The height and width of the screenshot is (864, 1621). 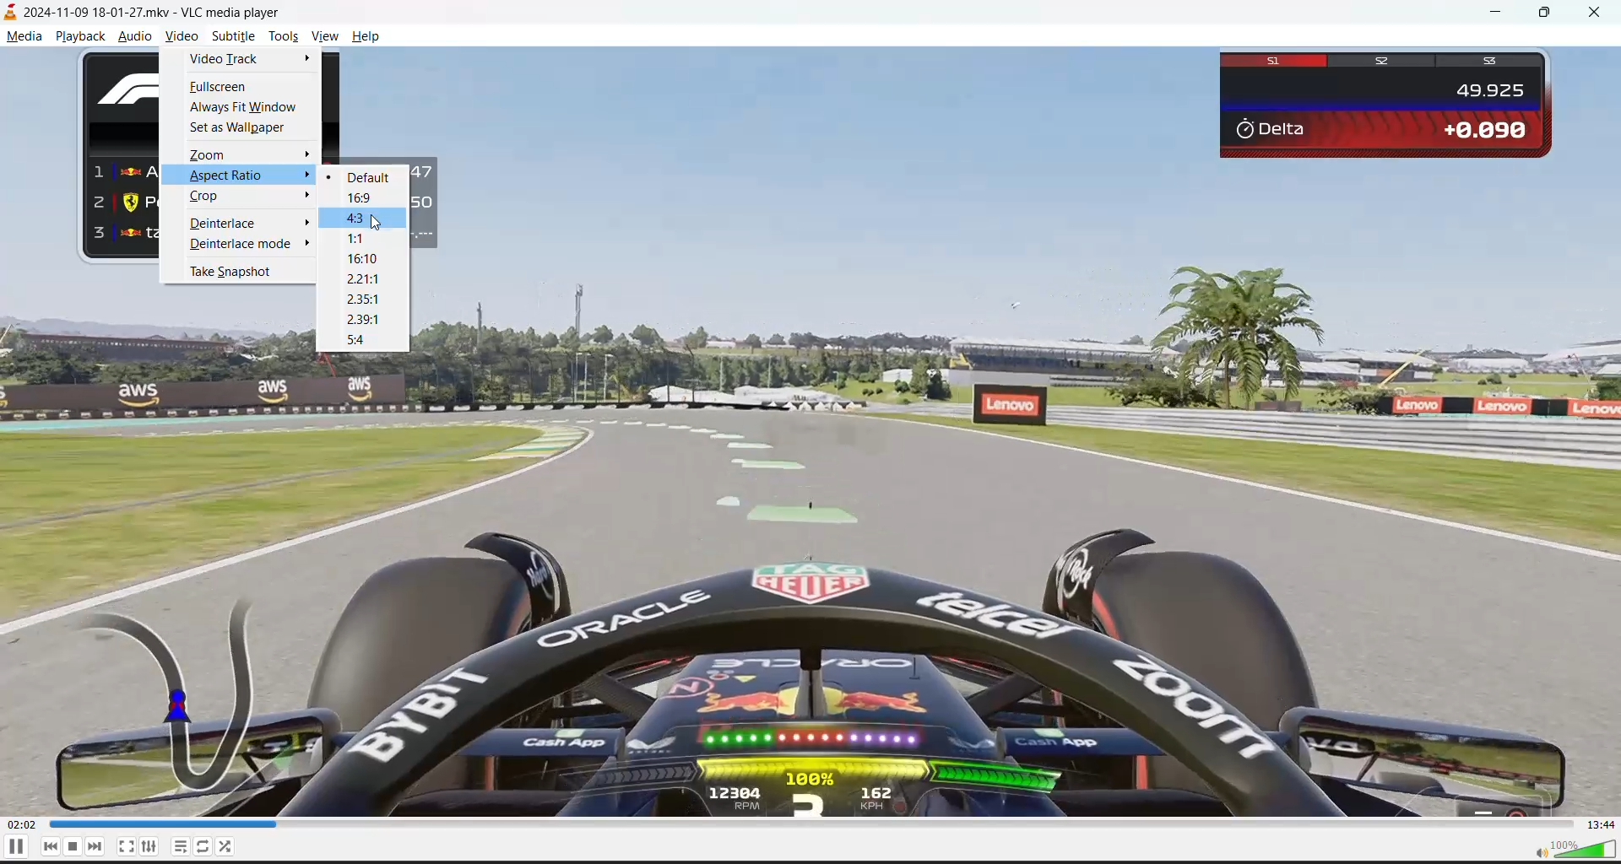 What do you see at coordinates (359, 278) in the screenshot?
I see `2.21:1` at bounding box center [359, 278].